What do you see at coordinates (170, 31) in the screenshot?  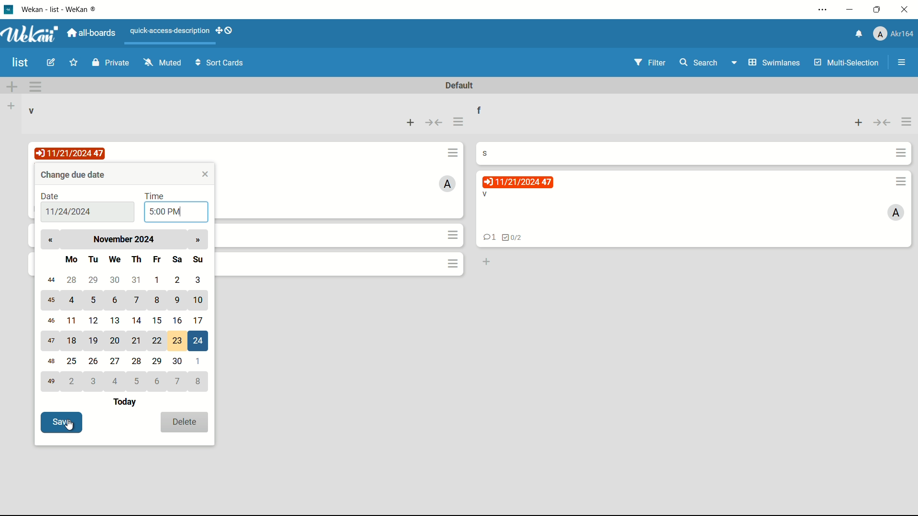 I see `quick-access-description` at bounding box center [170, 31].